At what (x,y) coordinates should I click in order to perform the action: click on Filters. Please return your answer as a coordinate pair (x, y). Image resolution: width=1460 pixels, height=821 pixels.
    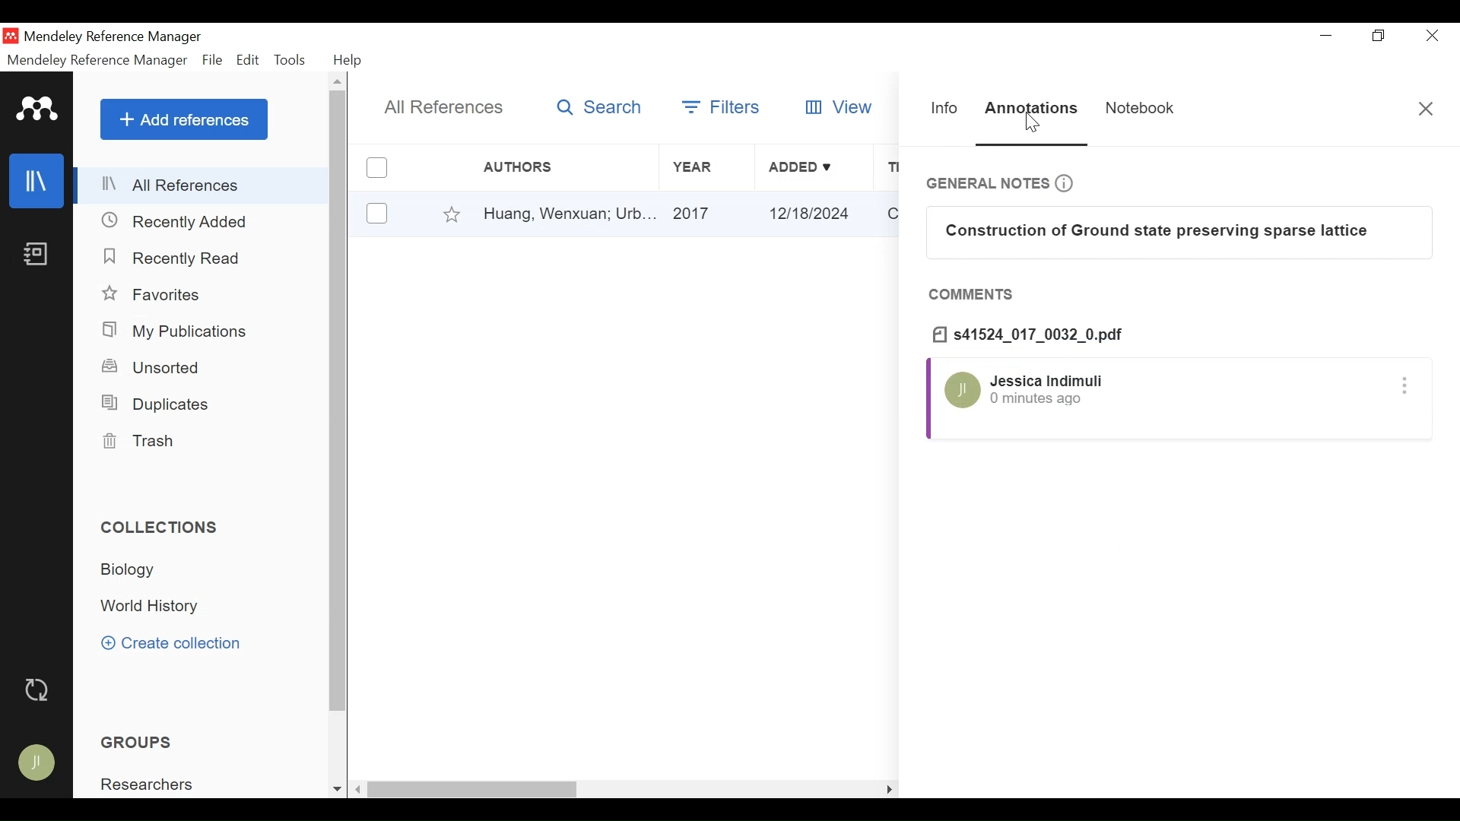
    Looking at the image, I should click on (723, 106).